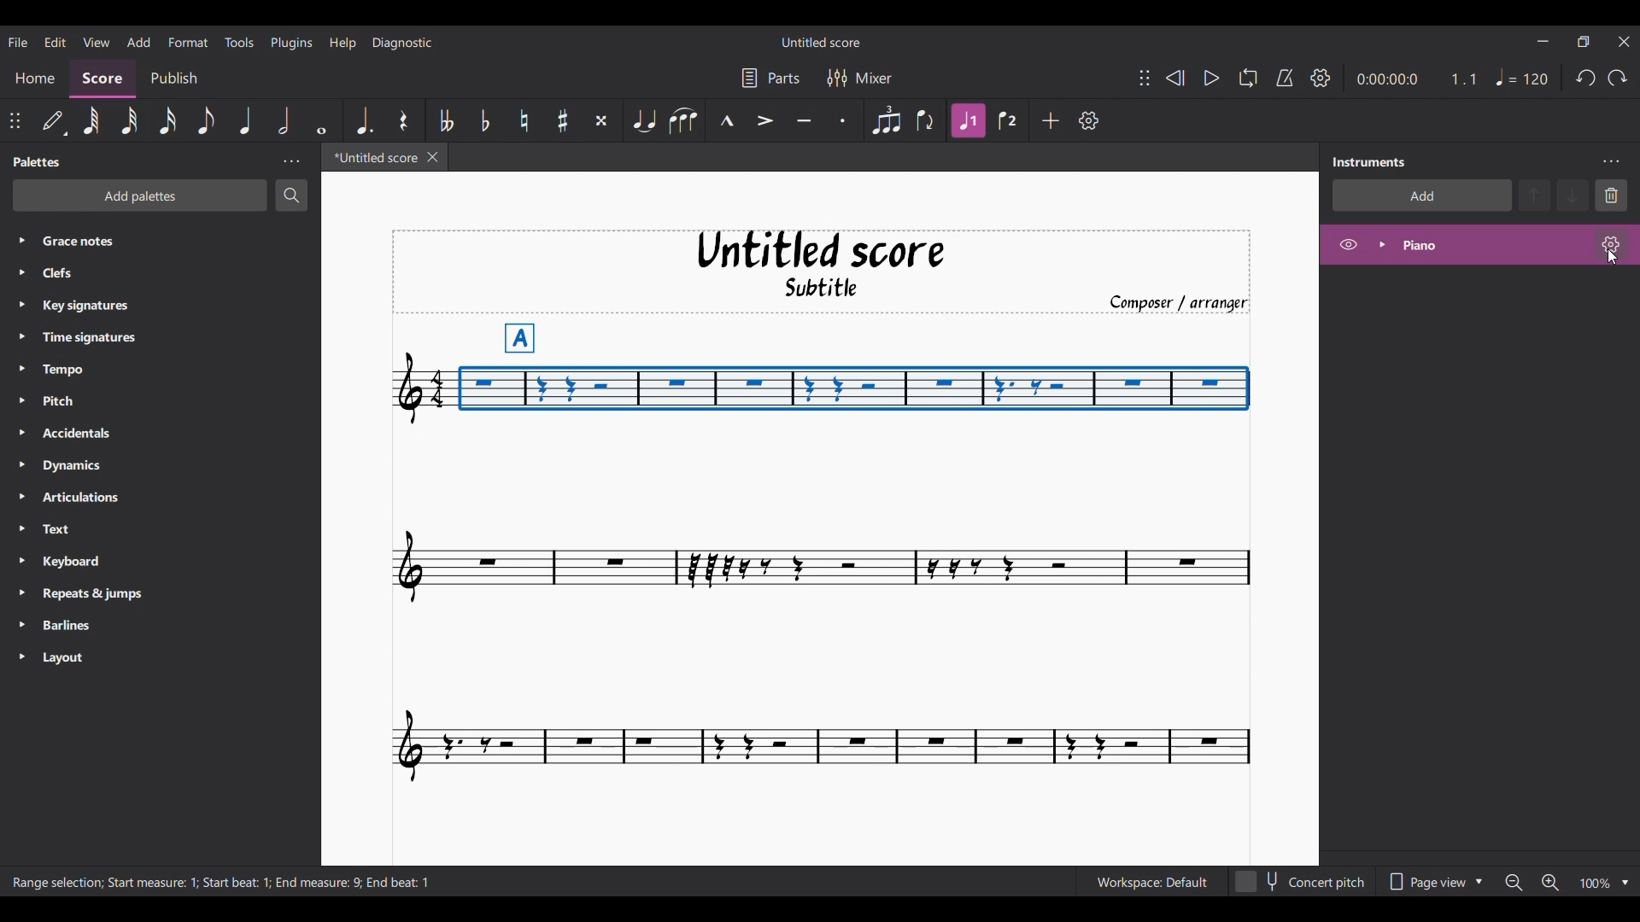  What do you see at coordinates (364, 120) in the screenshot?
I see `Augmentation dot` at bounding box center [364, 120].